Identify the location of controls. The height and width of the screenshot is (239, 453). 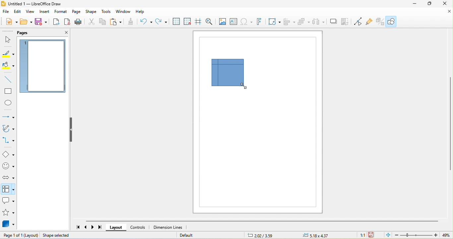
(138, 227).